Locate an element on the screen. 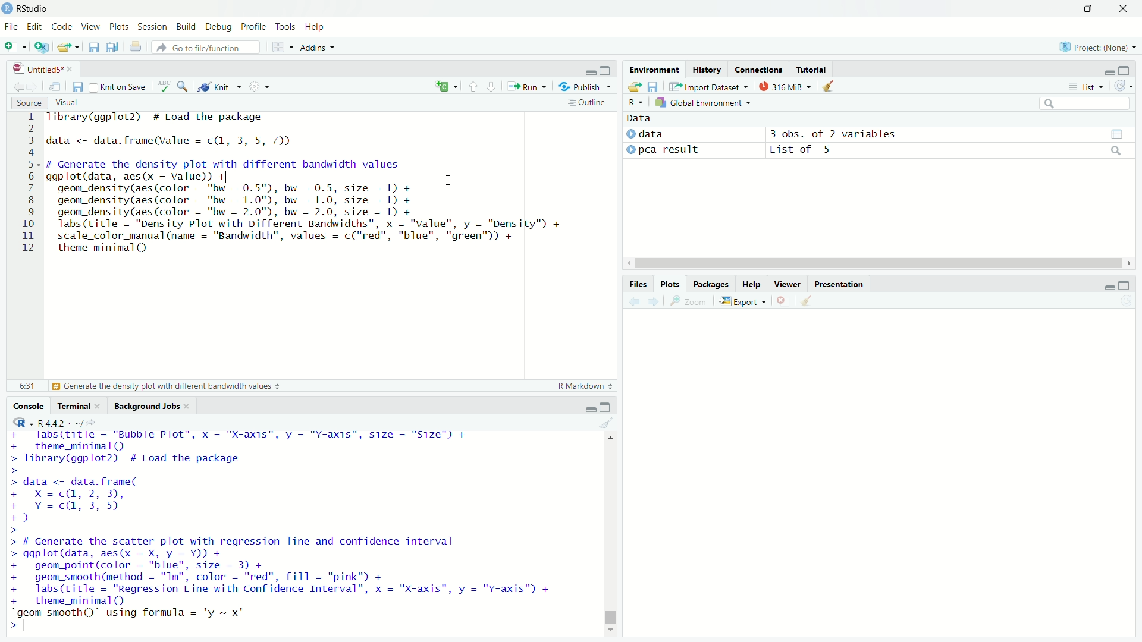 The width and height of the screenshot is (1142, 642). View is located at coordinates (90, 26).